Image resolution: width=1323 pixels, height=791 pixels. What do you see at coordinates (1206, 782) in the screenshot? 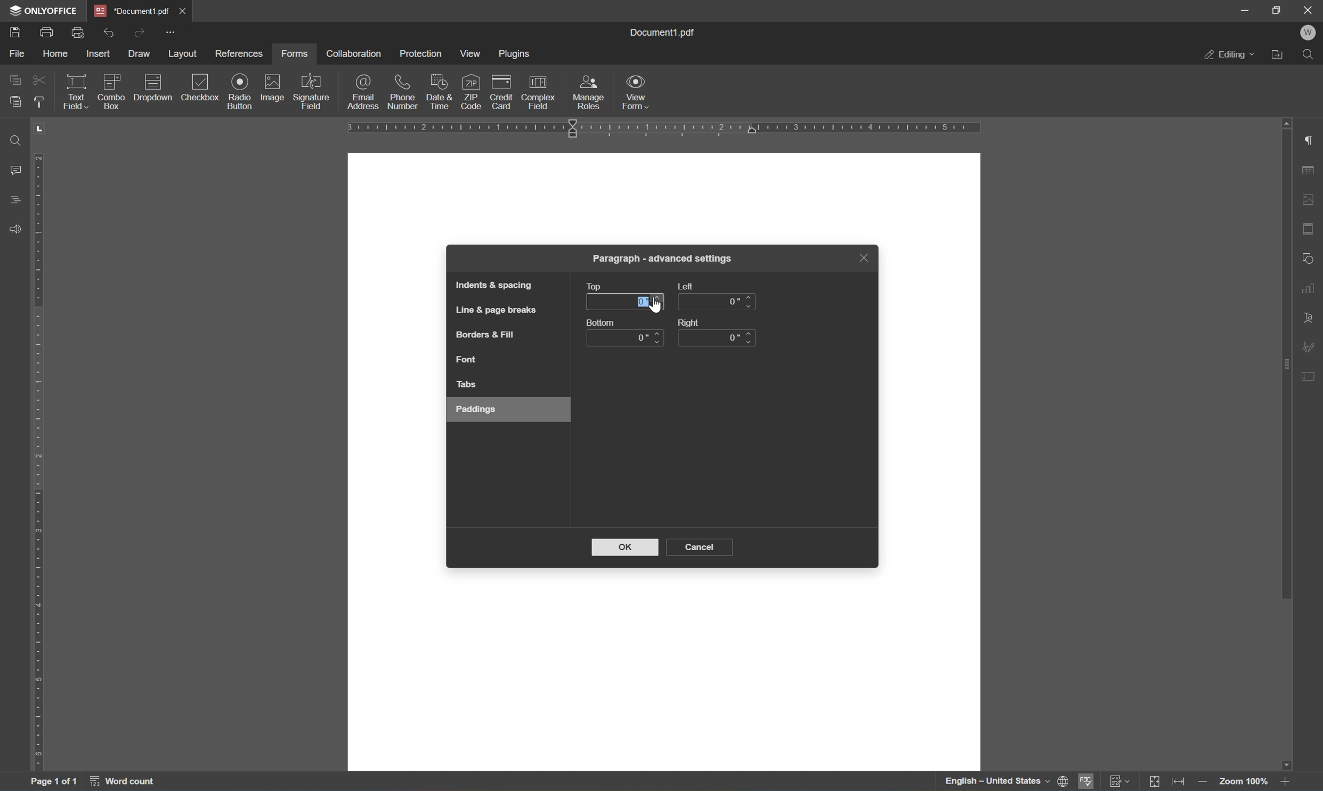
I see `zoom out` at bounding box center [1206, 782].